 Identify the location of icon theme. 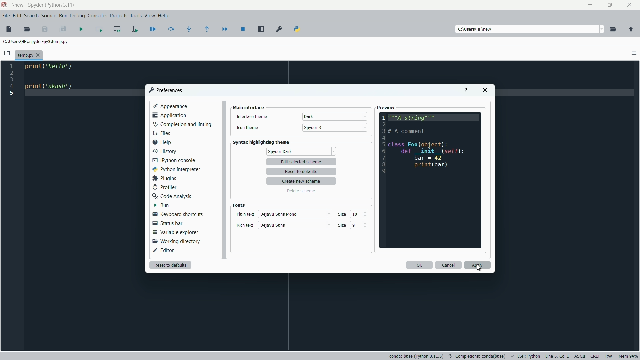
(248, 129).